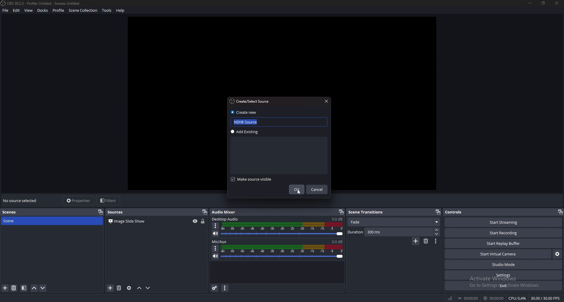 The height and width of the screenshot is (302, 564). What do you see at coordinates (23, 288) in the screenshot?
I see `filter` at bounding box center [23, 288].